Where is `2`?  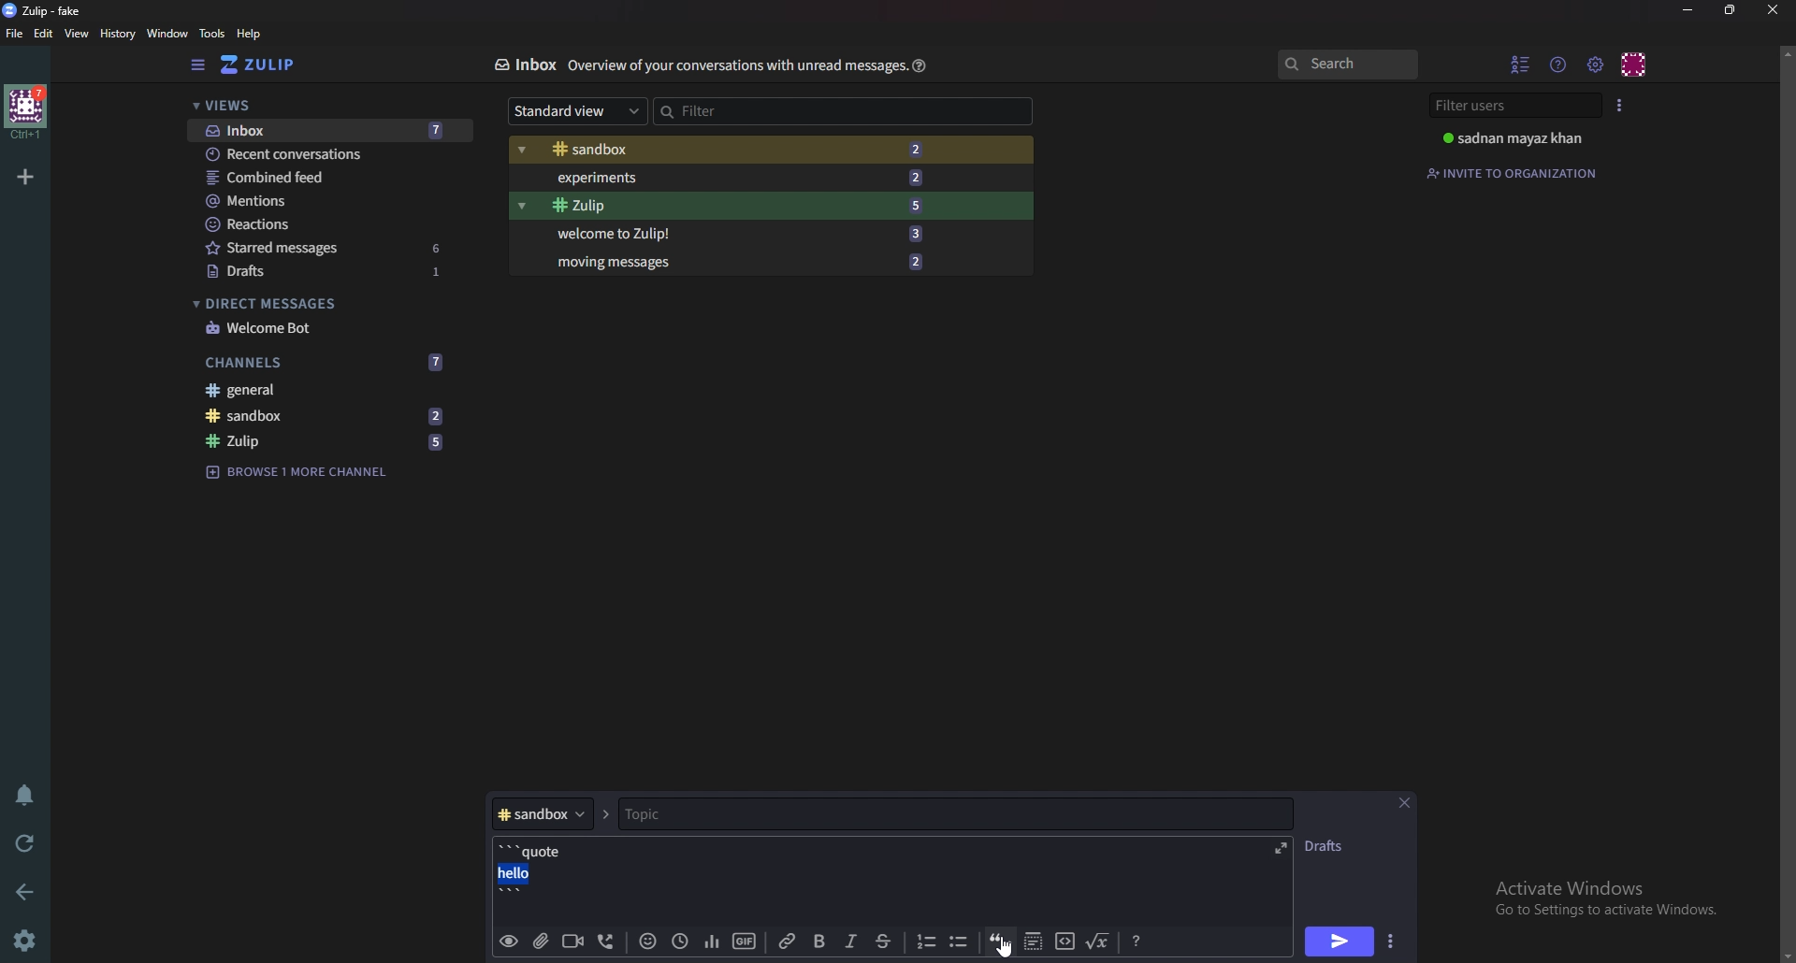
2 is located at coordinates (920, 262).